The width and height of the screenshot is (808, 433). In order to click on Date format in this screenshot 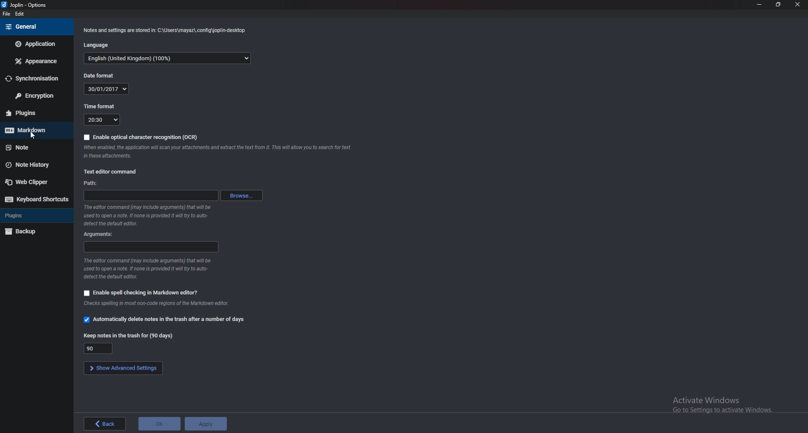, I will do `click(102, 75)`.